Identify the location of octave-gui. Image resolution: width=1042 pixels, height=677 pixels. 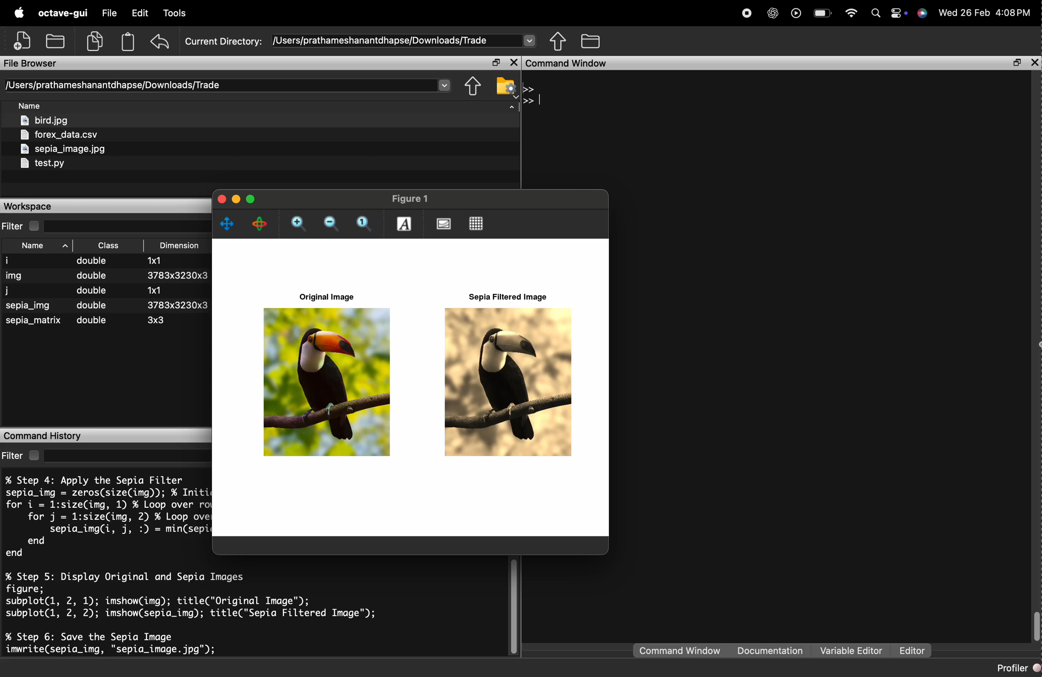
(63, 14).